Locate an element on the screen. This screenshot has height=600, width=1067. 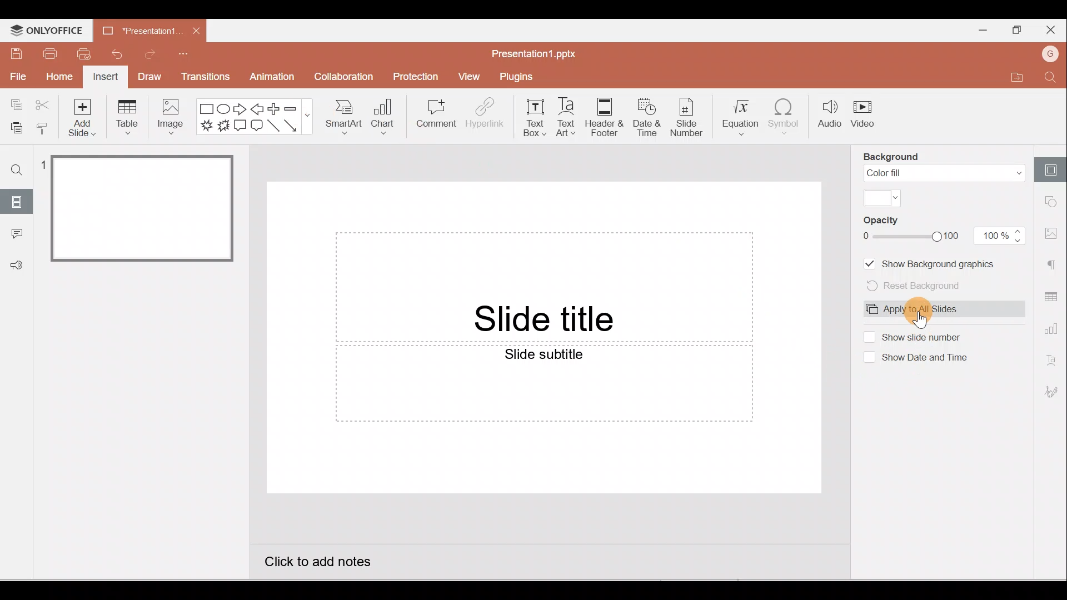
Table settings is located at coordinates (1051, 296).